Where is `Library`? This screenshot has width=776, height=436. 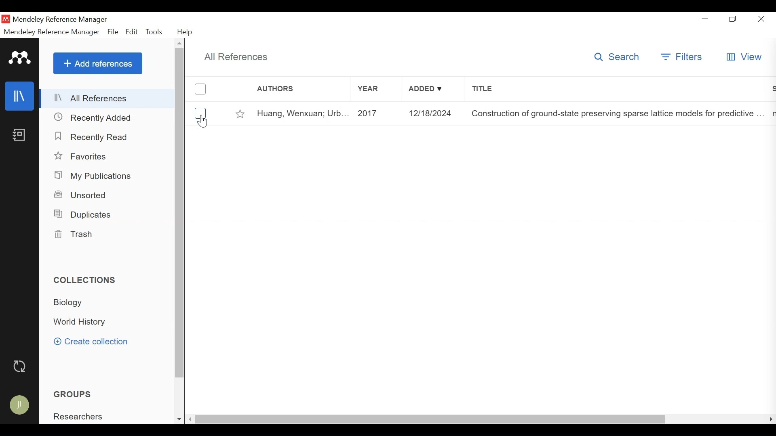
Library is located at coordinates (19, 96).